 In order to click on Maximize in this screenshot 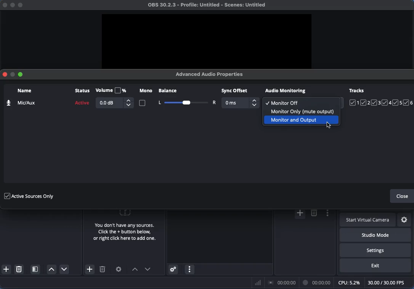, I will do `click(22, 74)`.